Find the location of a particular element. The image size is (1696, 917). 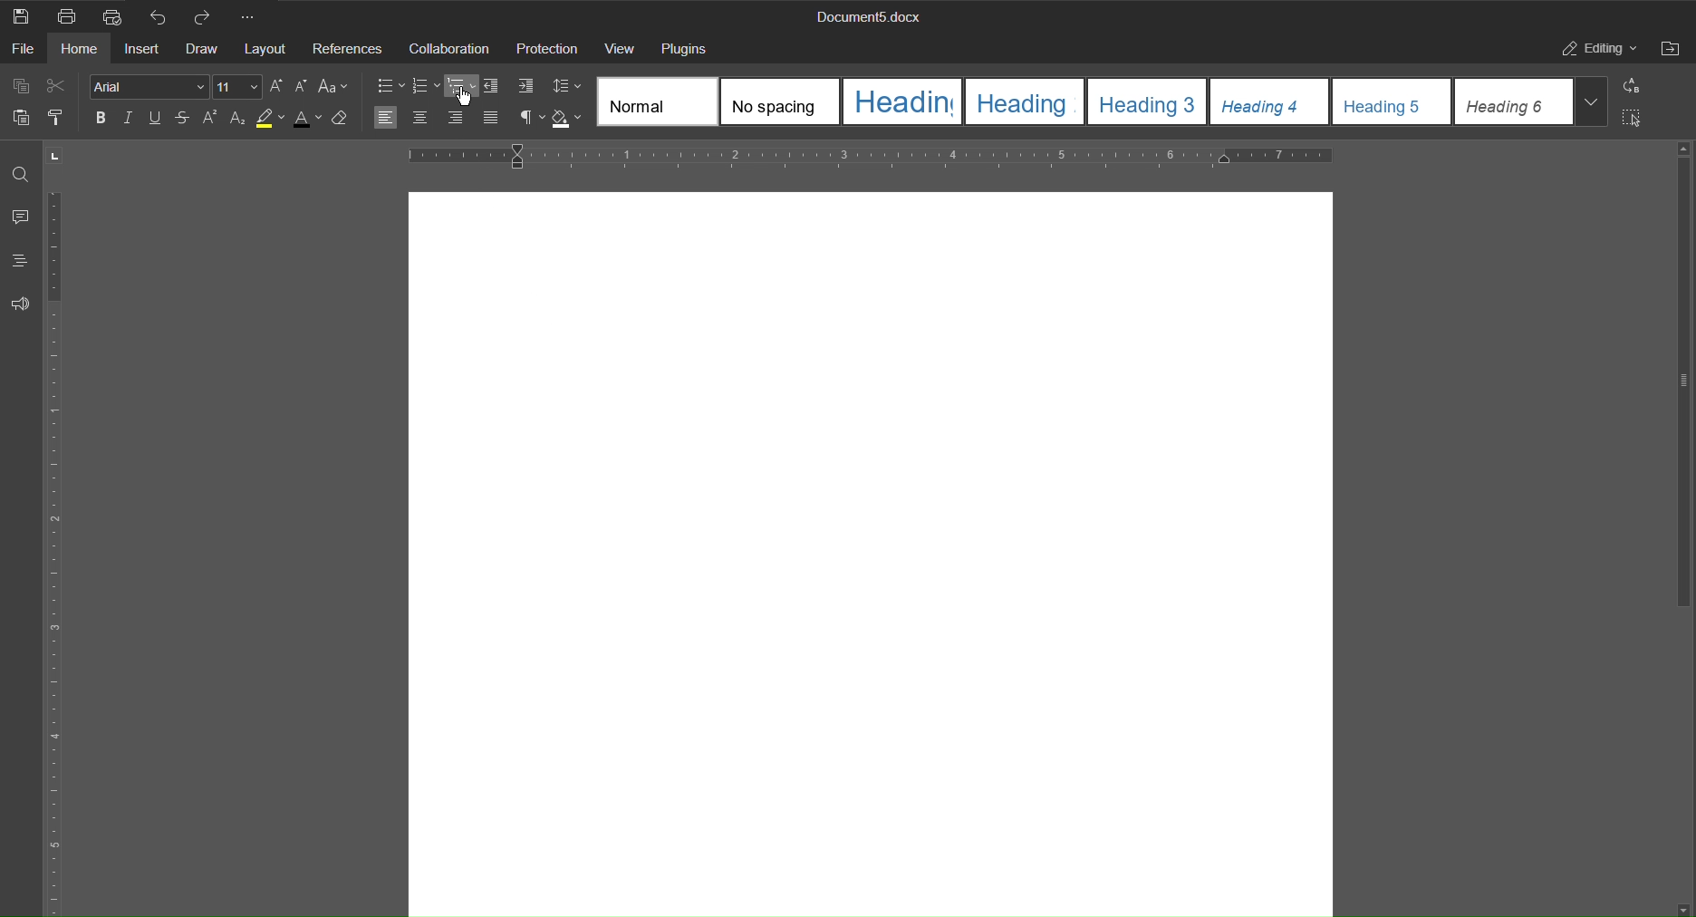

Open File Location is located at coordinates (1672, 49).